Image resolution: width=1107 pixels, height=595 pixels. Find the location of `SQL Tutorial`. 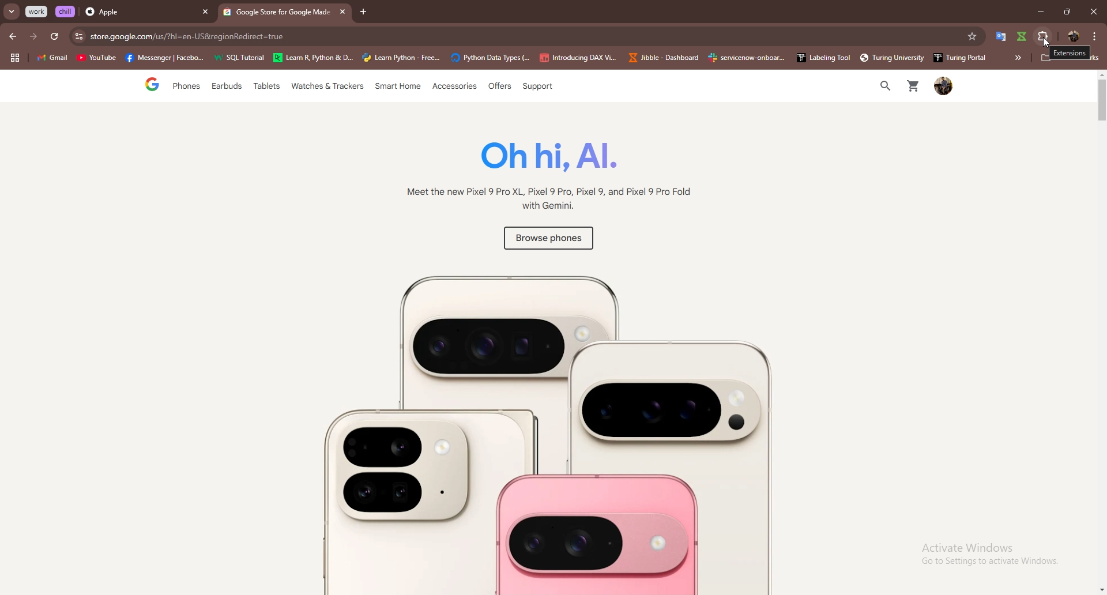

SQL Tutorial is located at coordinates (243, 59).